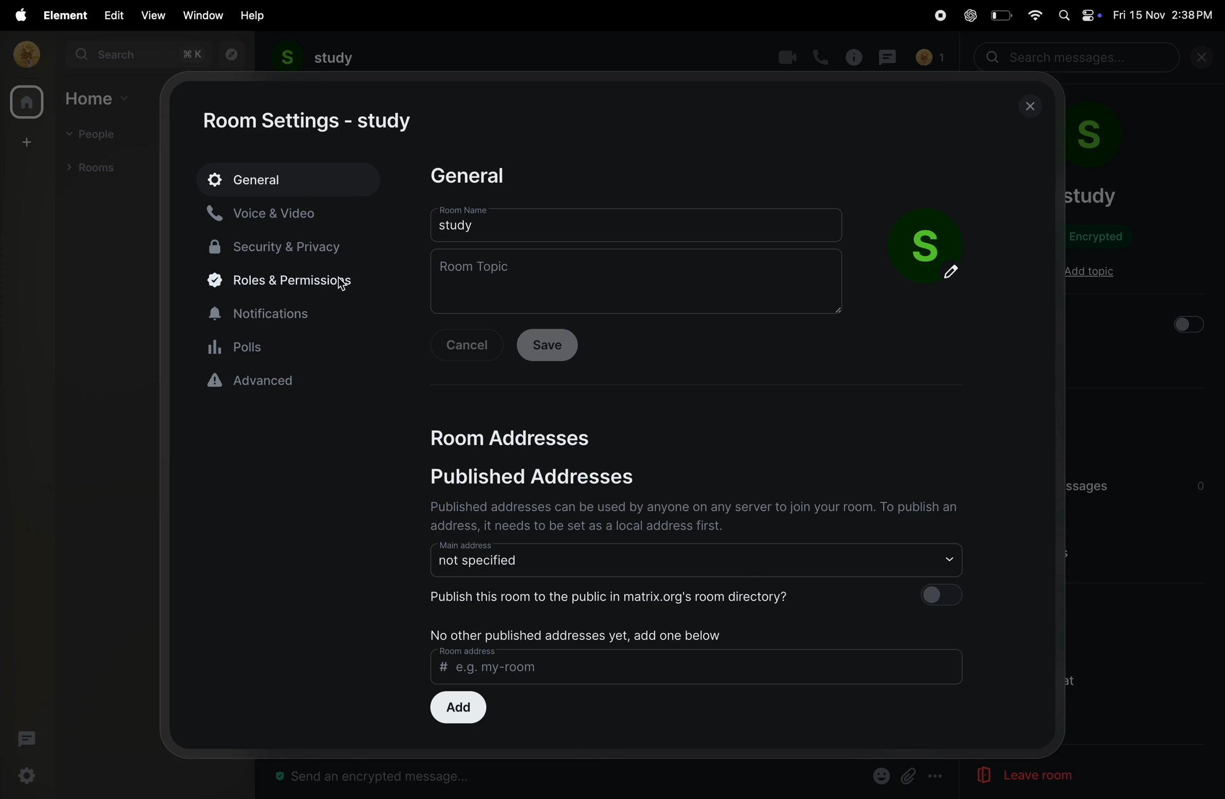  What do you see at coordinates (25, 141) in the screenshot?
I see `create space` at bounding box center [25, 141].